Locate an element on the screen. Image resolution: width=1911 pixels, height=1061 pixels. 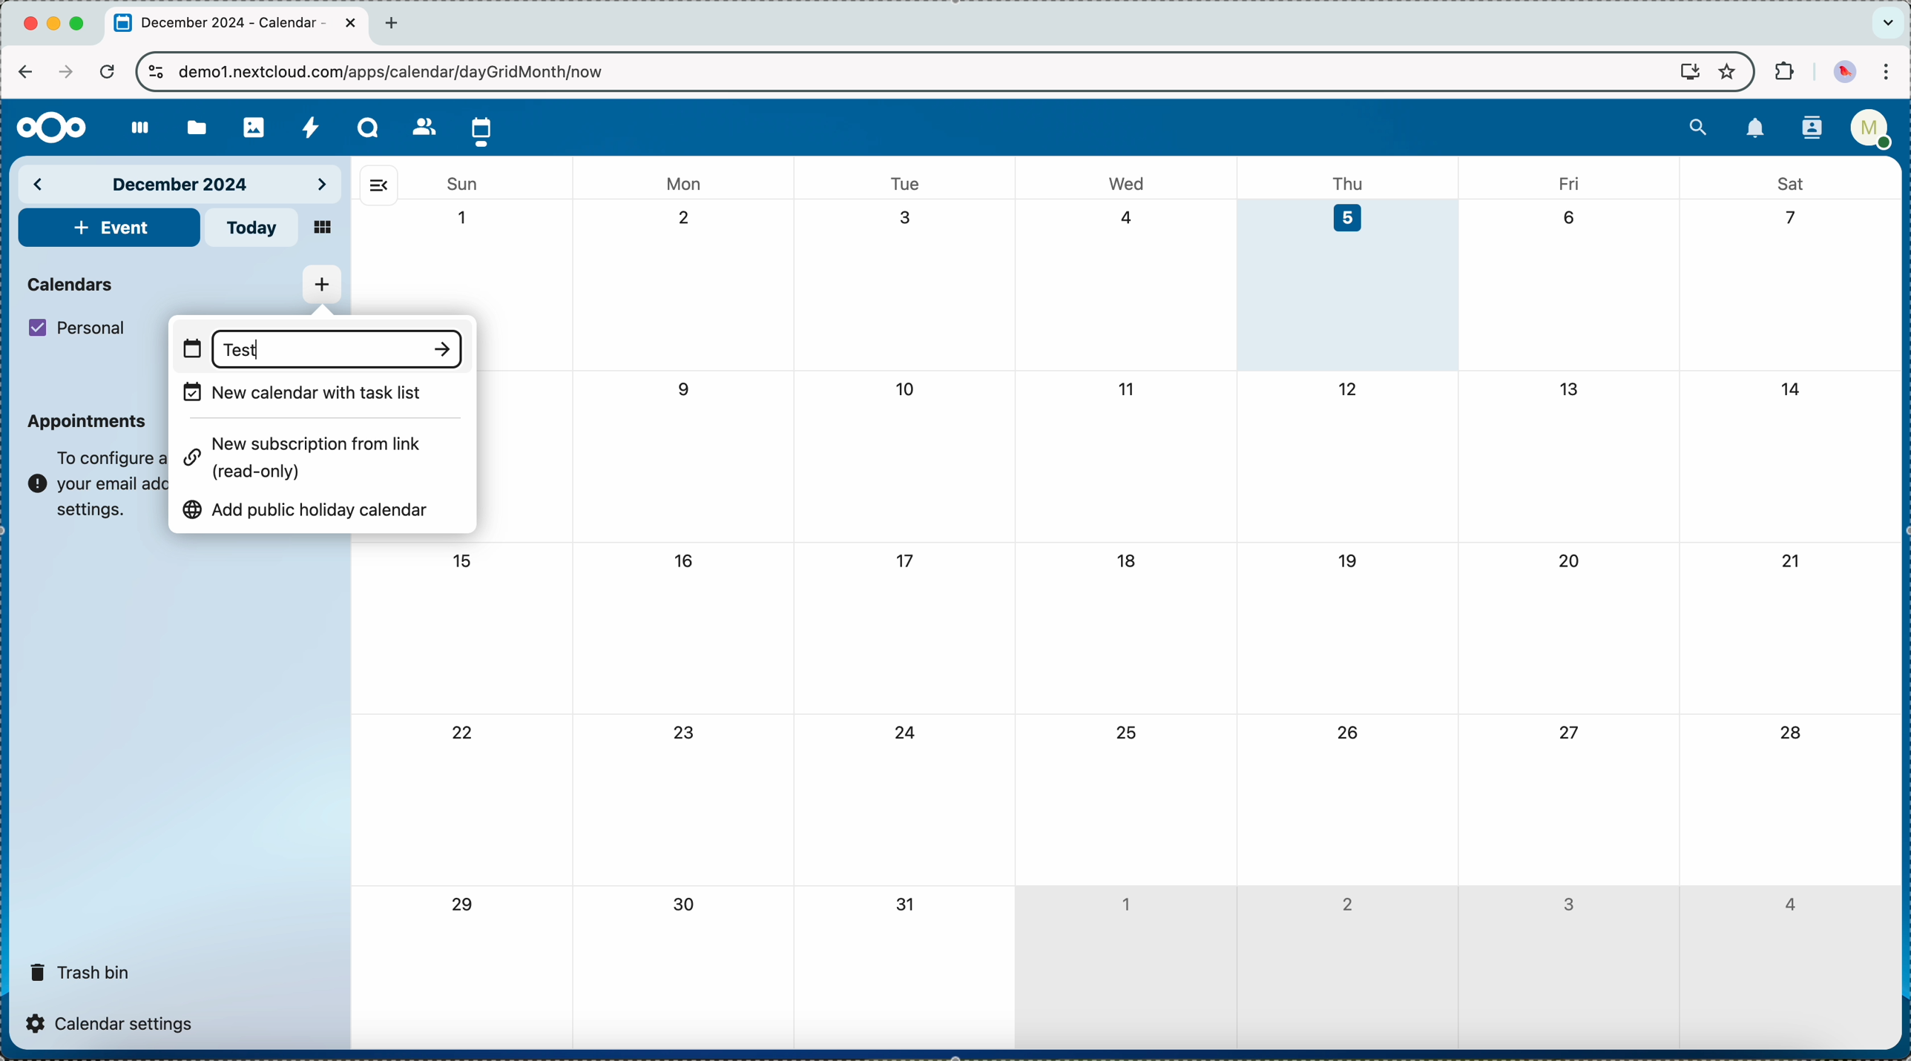
activity is located at coordinates (312, 127).